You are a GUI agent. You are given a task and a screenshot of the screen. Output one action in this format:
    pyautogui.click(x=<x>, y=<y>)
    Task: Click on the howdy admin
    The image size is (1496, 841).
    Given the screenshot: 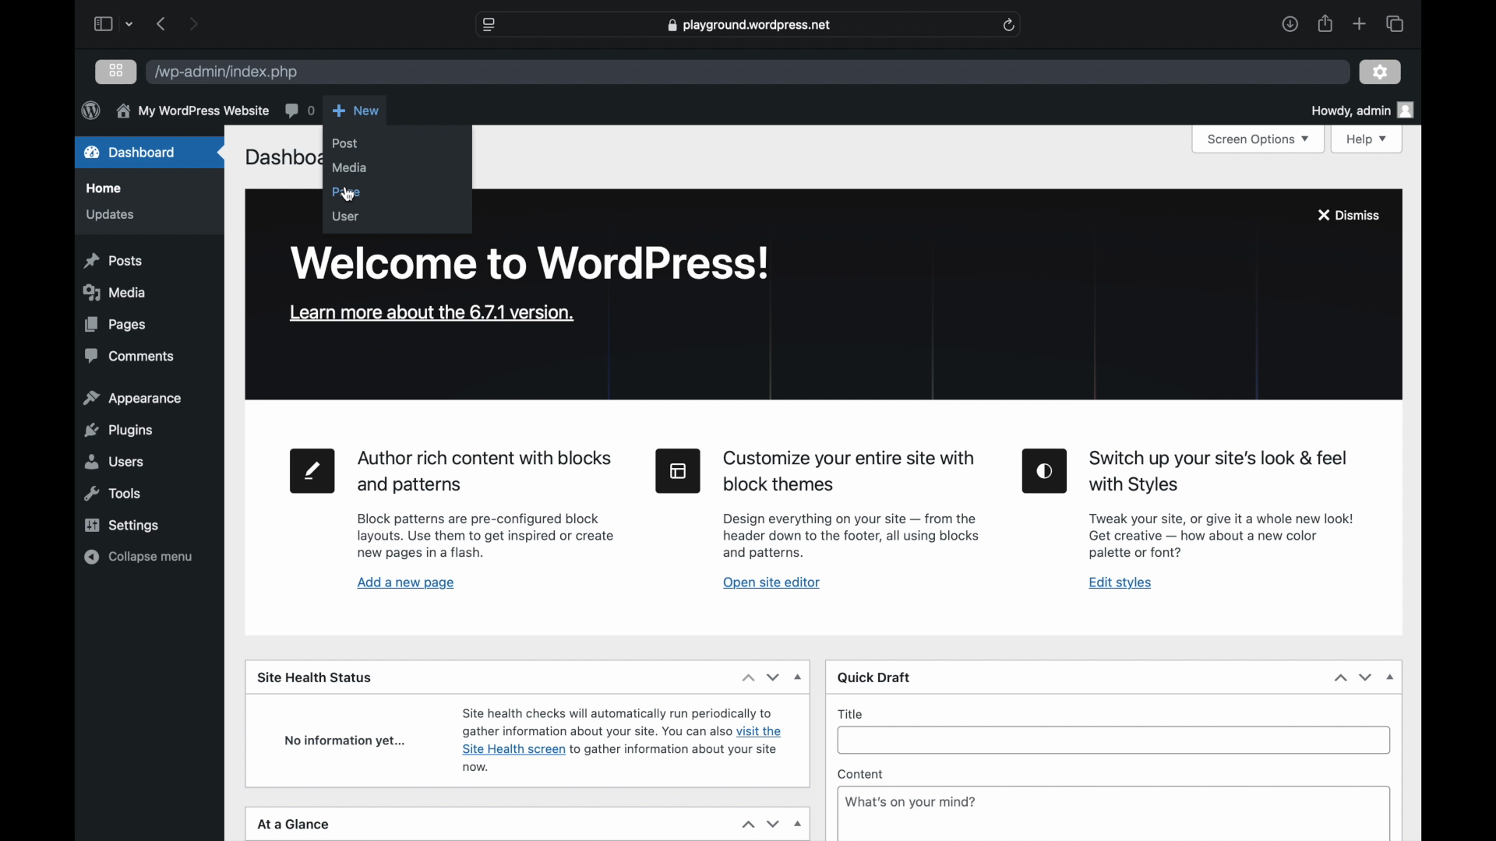 What is the action you would take?
    pyautogui.click(x=1364, y=109)
    